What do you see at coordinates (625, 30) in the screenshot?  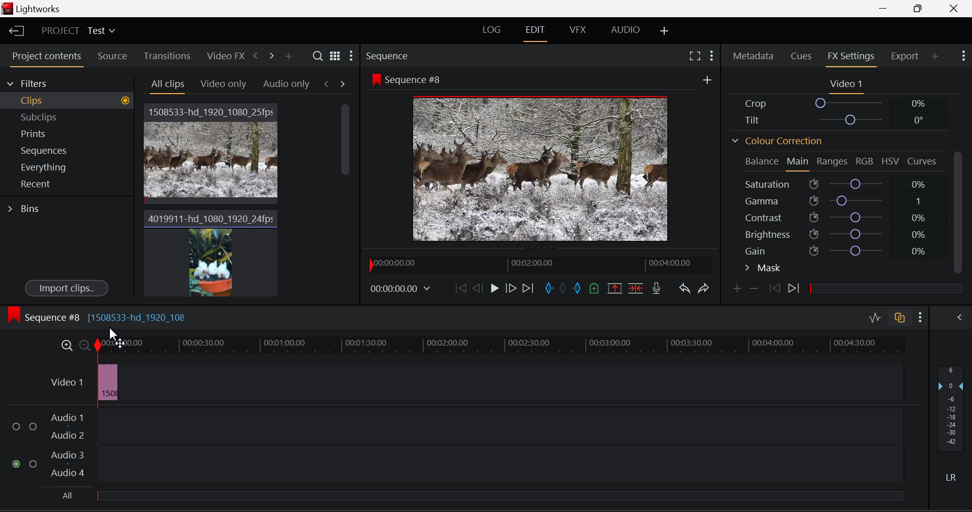 I see `AUDIO` at bounding box center [625, 30].